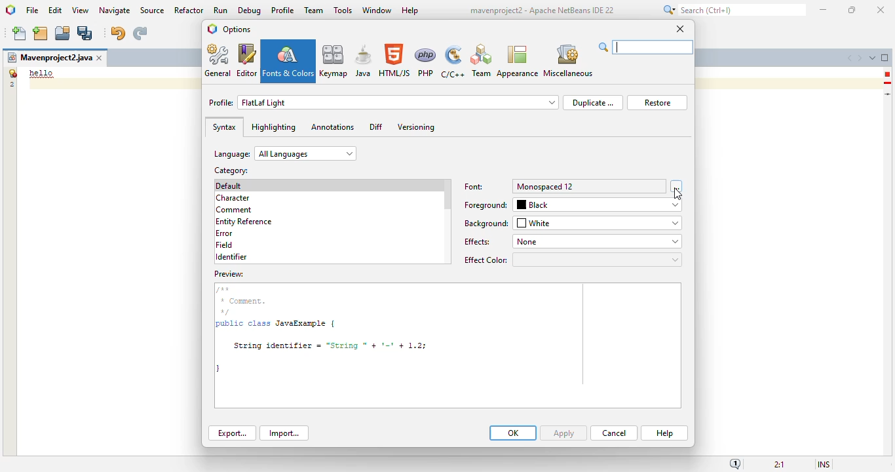 This screenshot has height=472, width=895. Describe the element at coordinates (851, 10) in the screenshot. I see `maximize` at that location.